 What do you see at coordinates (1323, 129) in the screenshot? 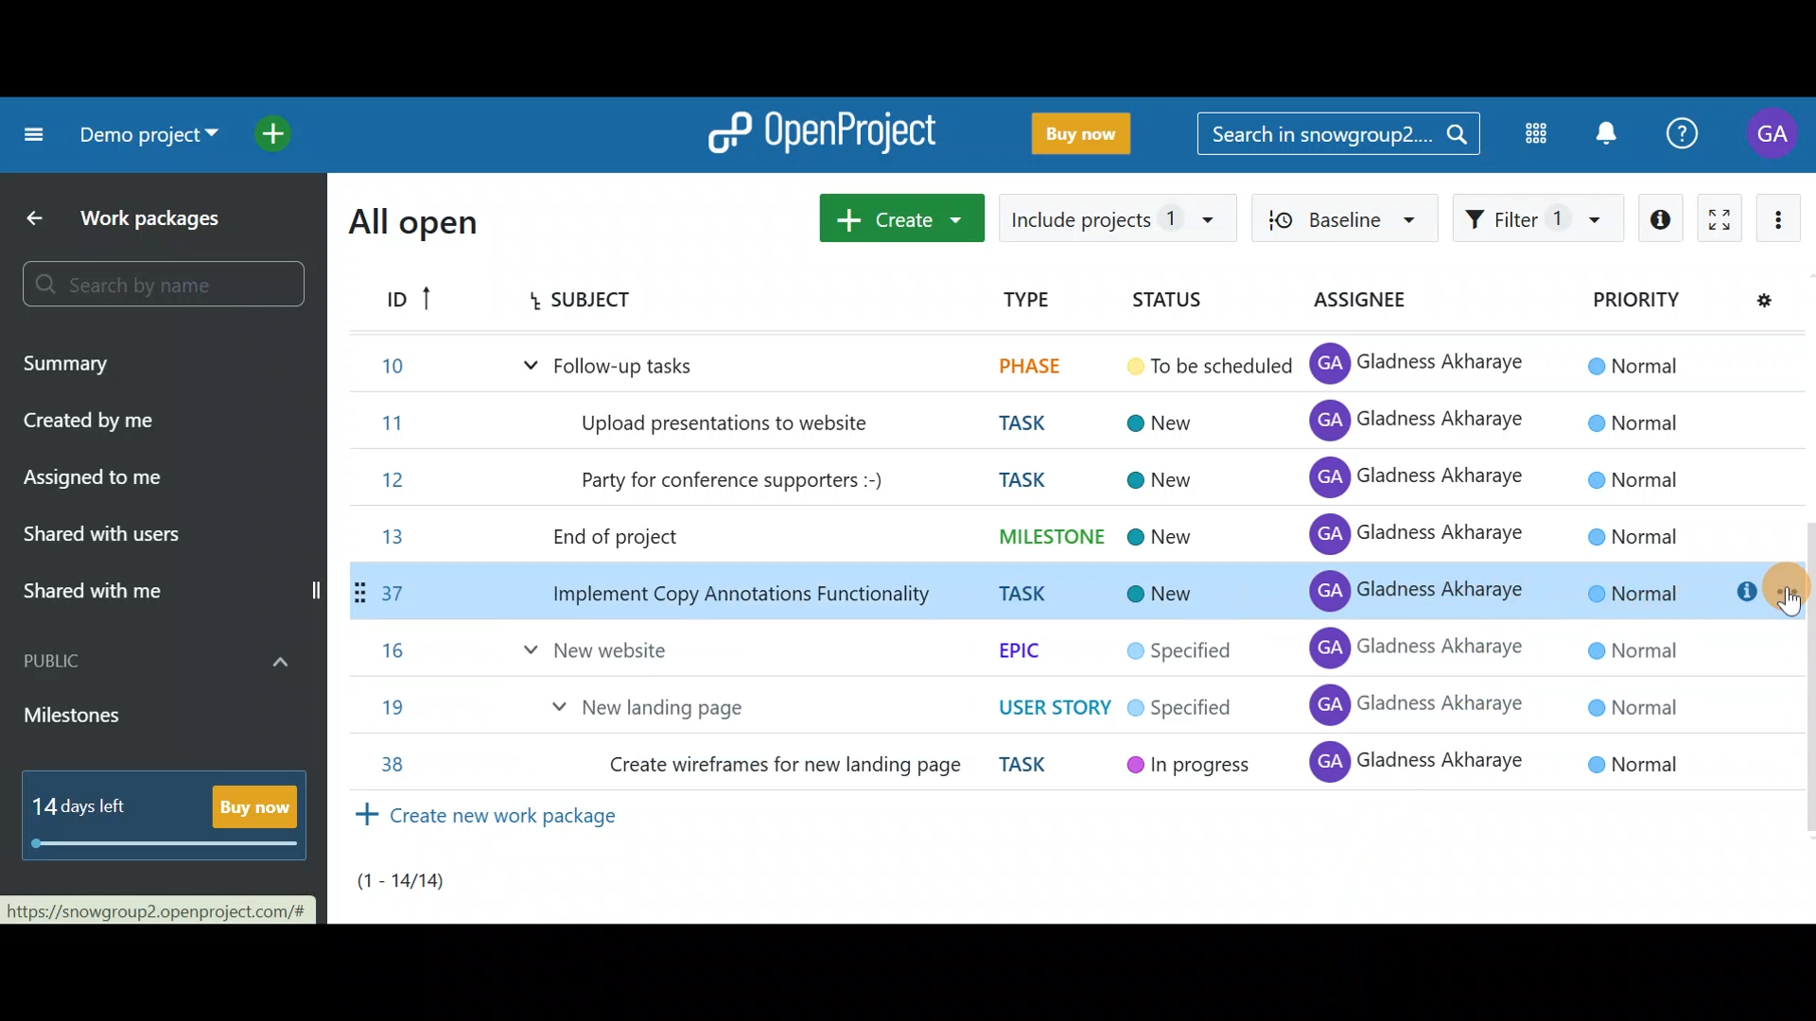
I see `Search in snowgroup2...` at bounding box center [1323, 129].